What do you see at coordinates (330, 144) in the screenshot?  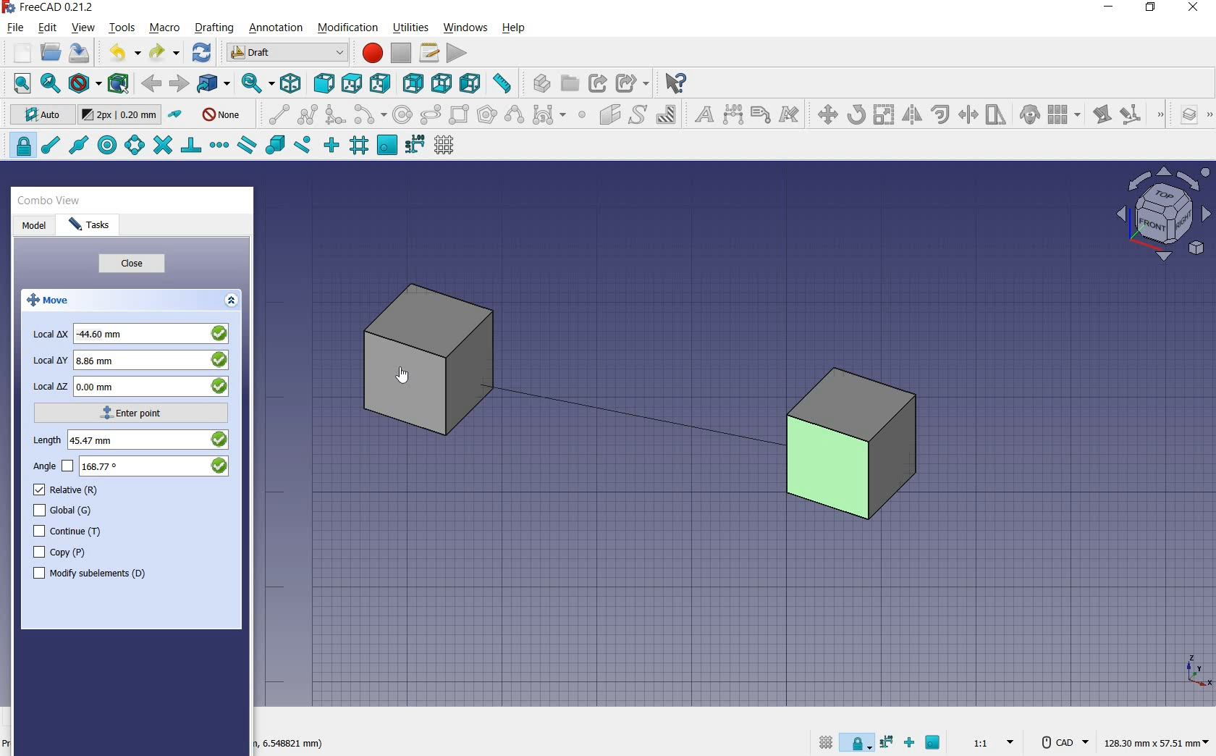 I see `snap ortho` at bounding box center [330, 144].